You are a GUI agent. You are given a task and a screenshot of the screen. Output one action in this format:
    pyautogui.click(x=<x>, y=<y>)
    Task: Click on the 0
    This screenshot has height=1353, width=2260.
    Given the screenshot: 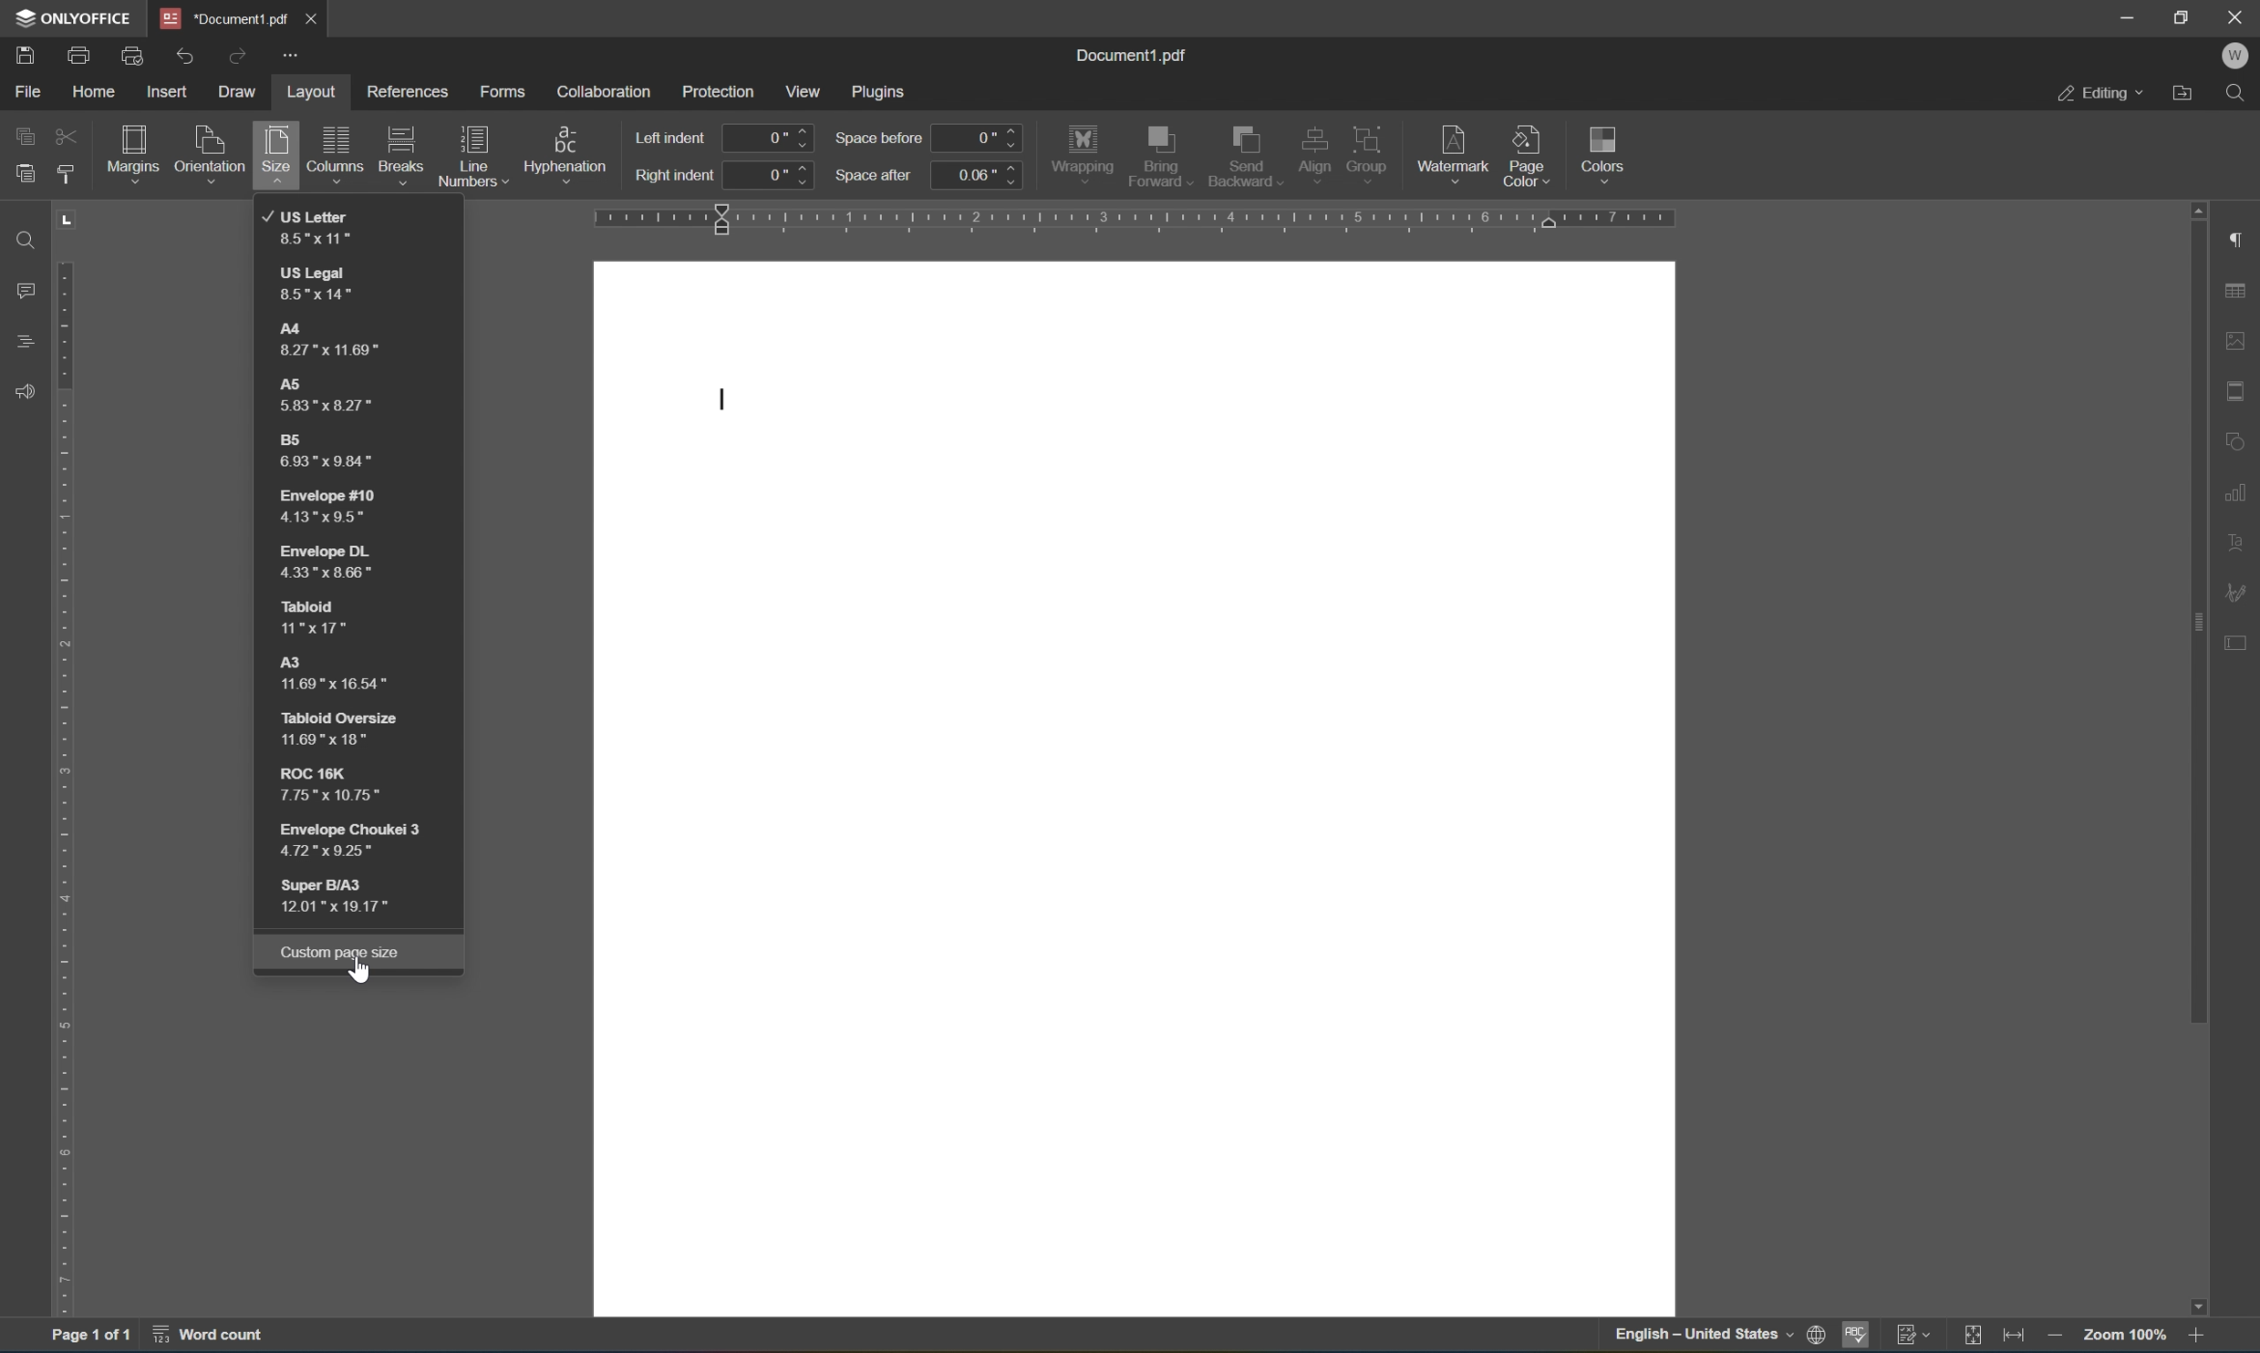 What is the action you would take?
    pyautogui.click(x=770, y=138)
    